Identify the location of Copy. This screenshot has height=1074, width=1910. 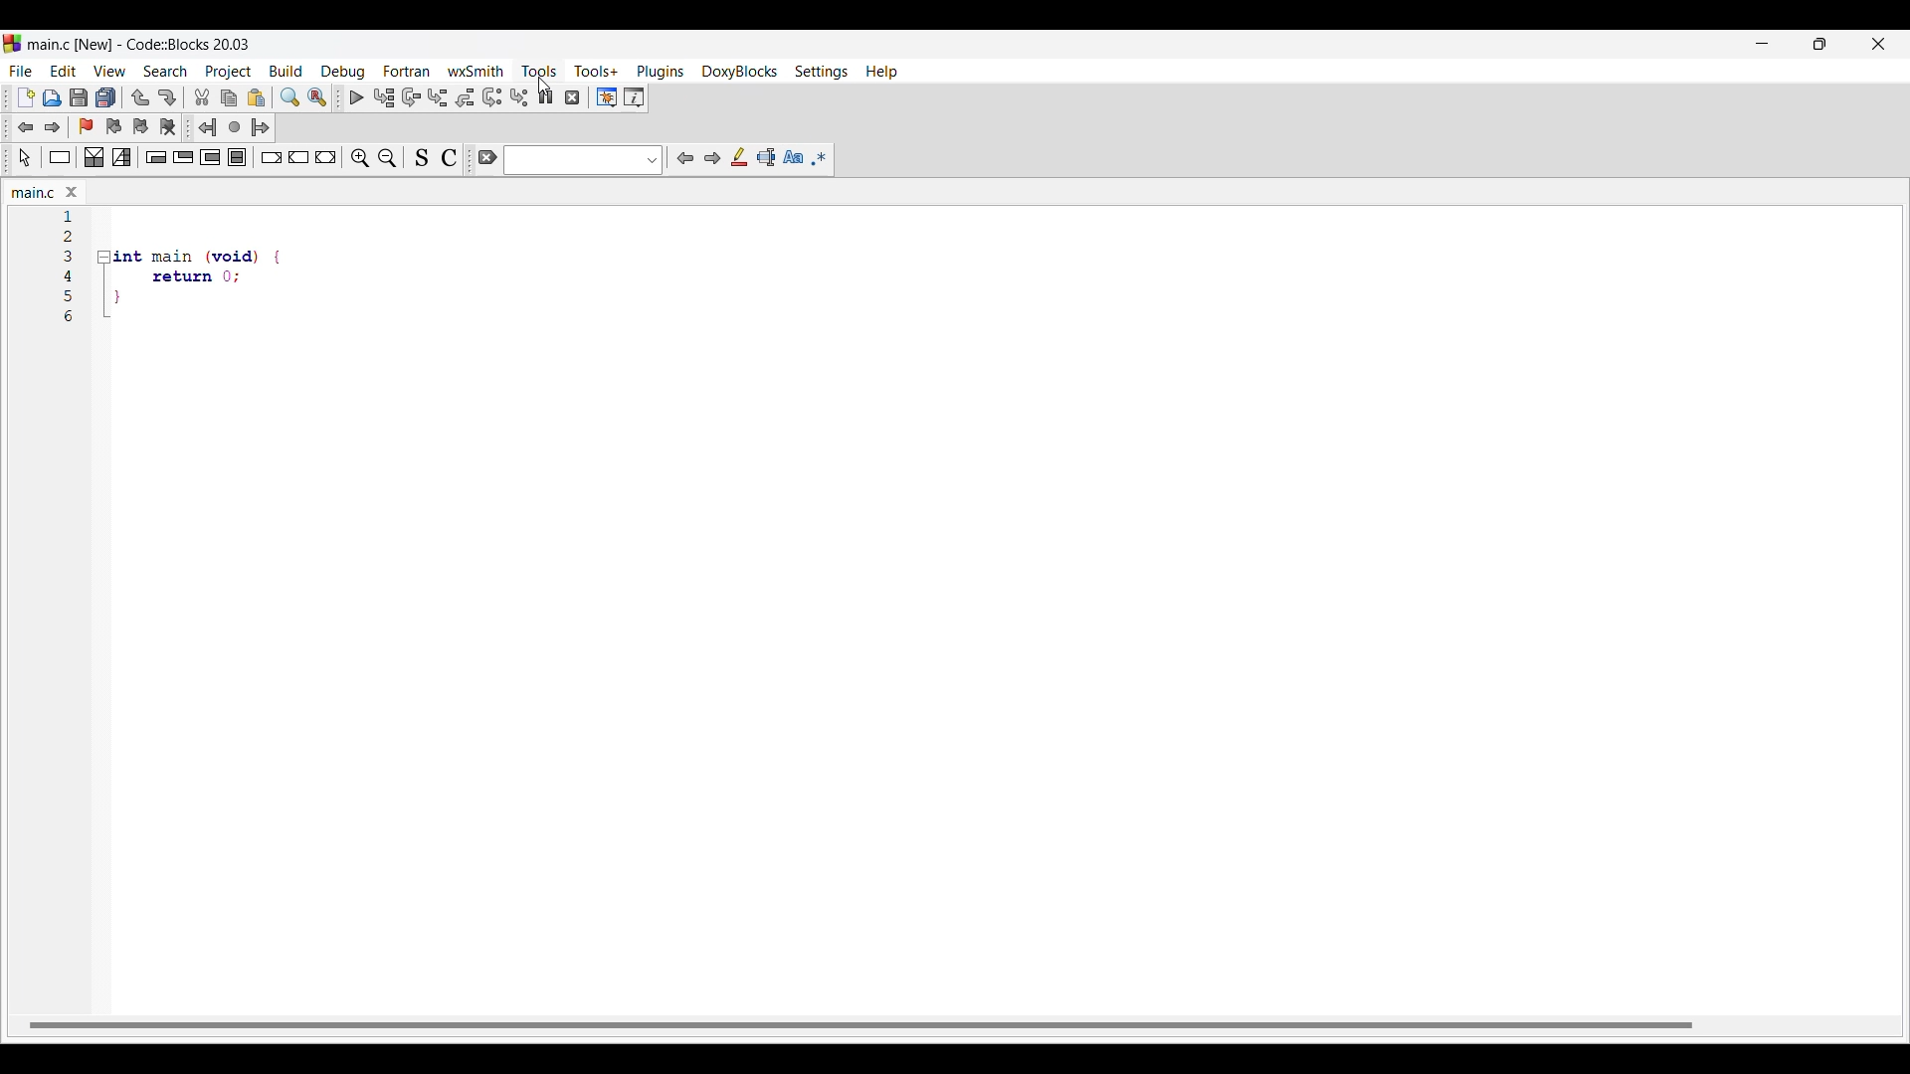
(229, 98).